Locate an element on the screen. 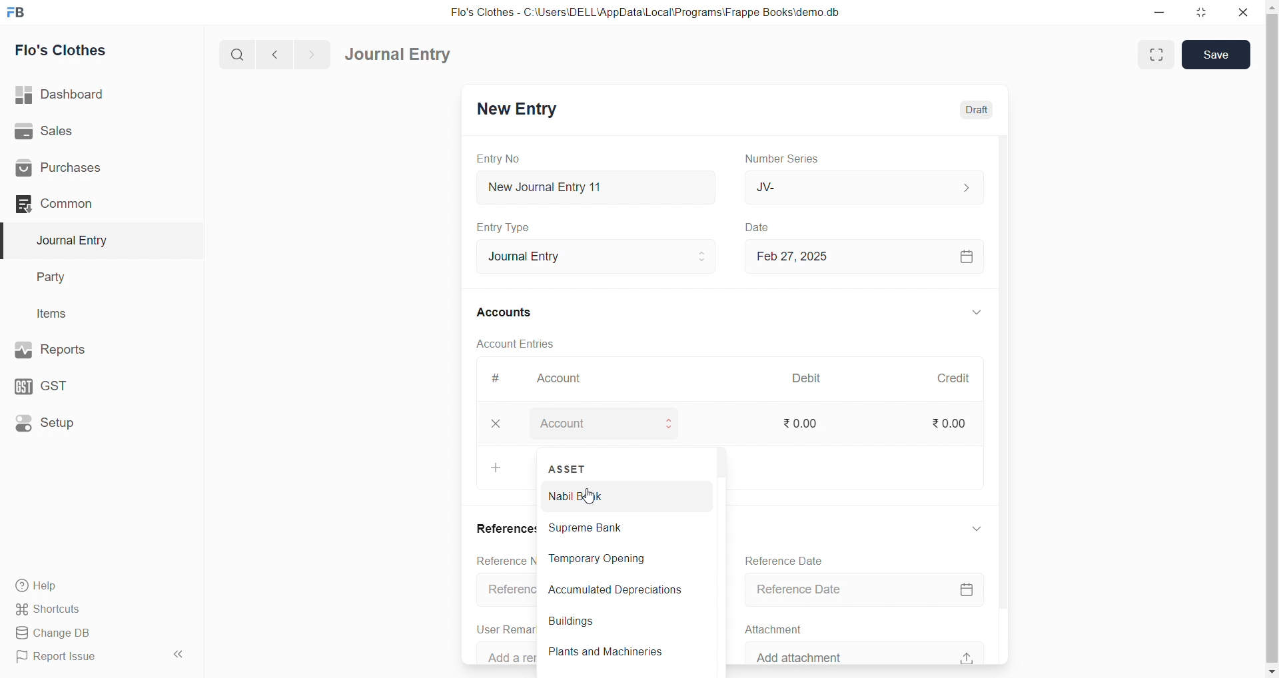 The height and width of the screenshot is (678, 1279). navigate backward is located at coordinates (276, 55).